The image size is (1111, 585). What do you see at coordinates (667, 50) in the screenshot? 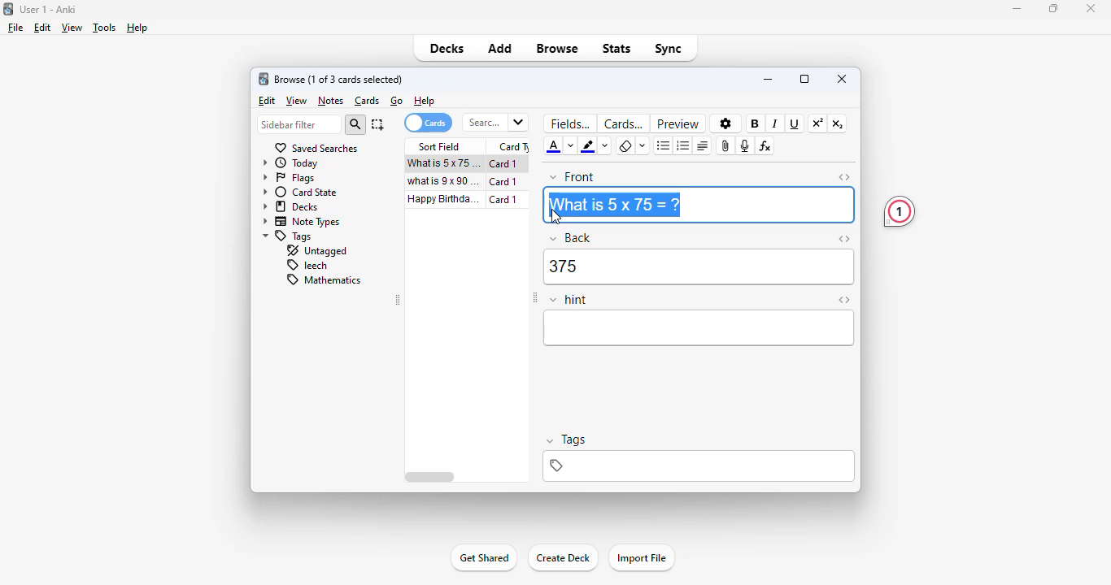
I see `sync` at bounding box center [667, 50].